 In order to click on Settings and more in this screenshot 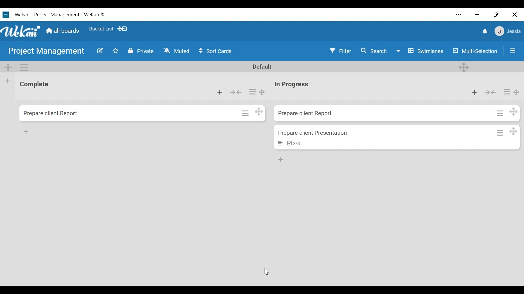, I will do `click(459, 15)`.